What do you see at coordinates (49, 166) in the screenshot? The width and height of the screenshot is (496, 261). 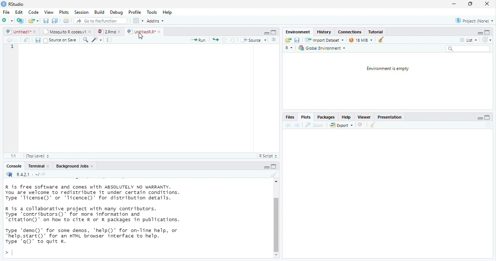 I see `close` at bounding box center [49, 166].